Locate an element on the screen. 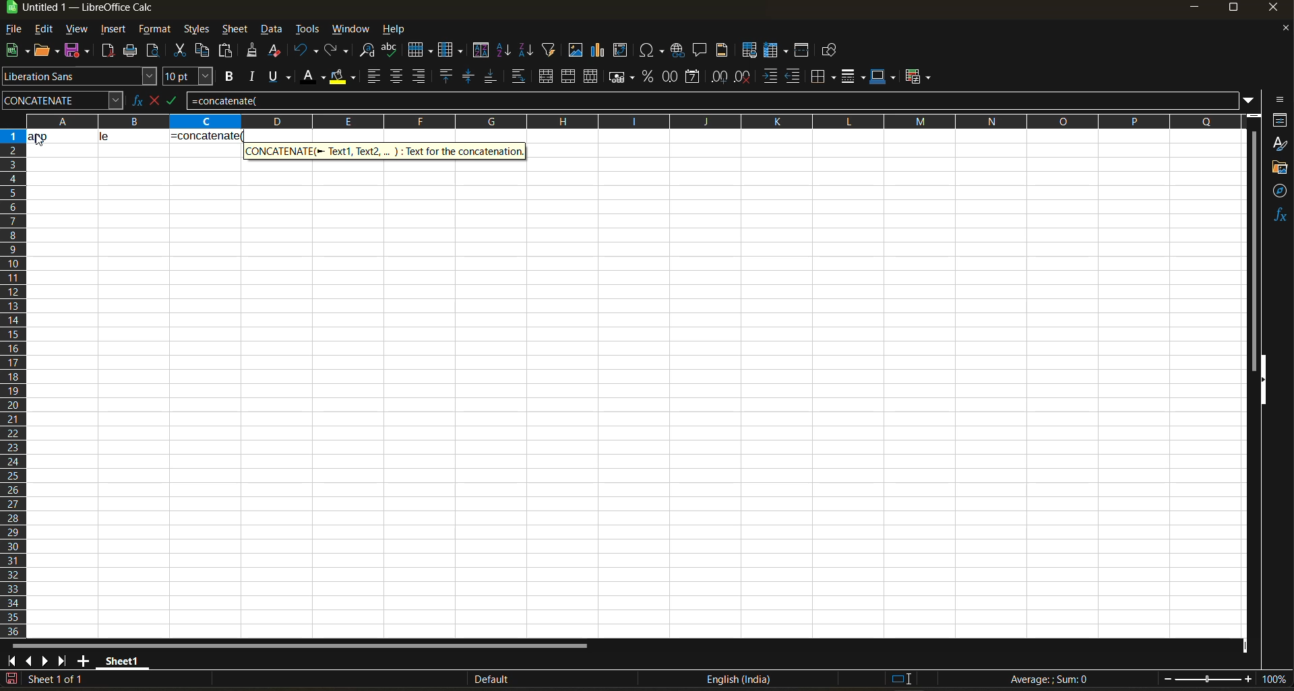  sort descending is located at coordinates (525, 50).